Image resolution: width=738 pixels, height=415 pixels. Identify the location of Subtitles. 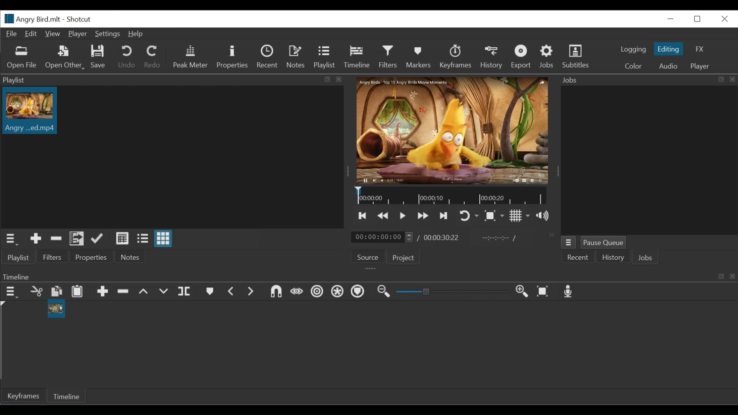
(578, 56).